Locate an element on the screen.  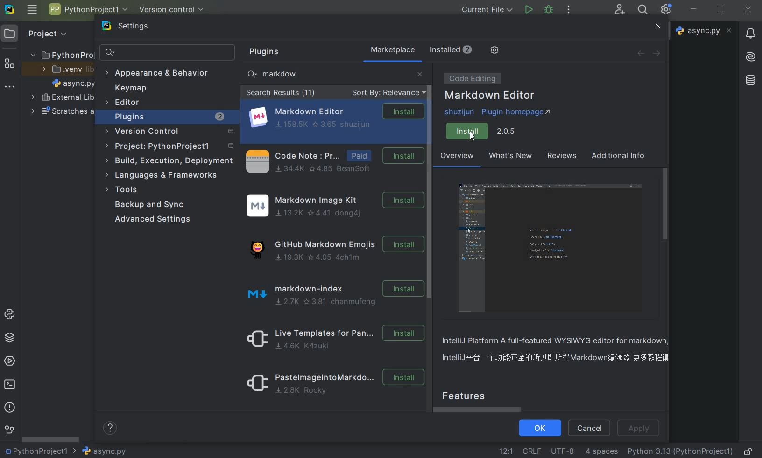
version control is located at coordinates (172, 10).